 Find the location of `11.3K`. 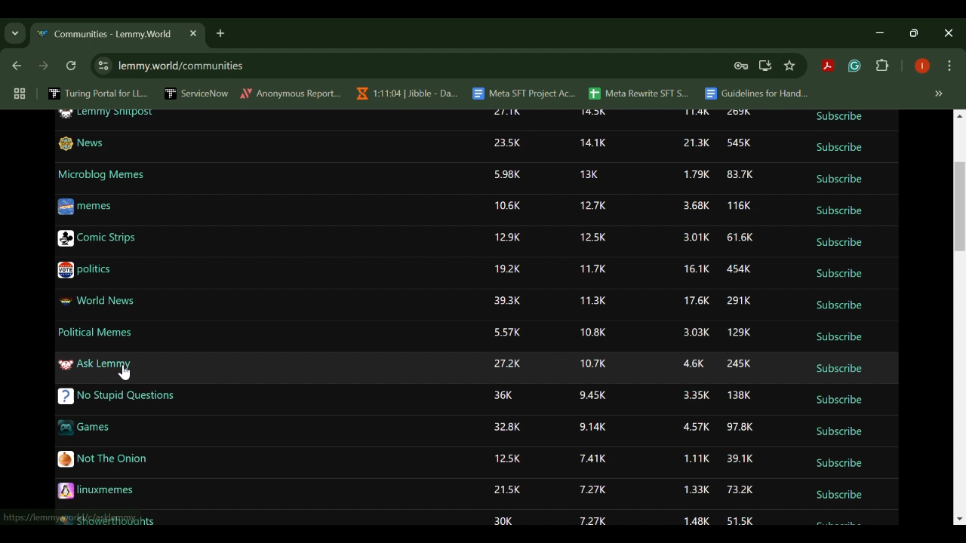

11.3K is located at coordinates (593, 301).